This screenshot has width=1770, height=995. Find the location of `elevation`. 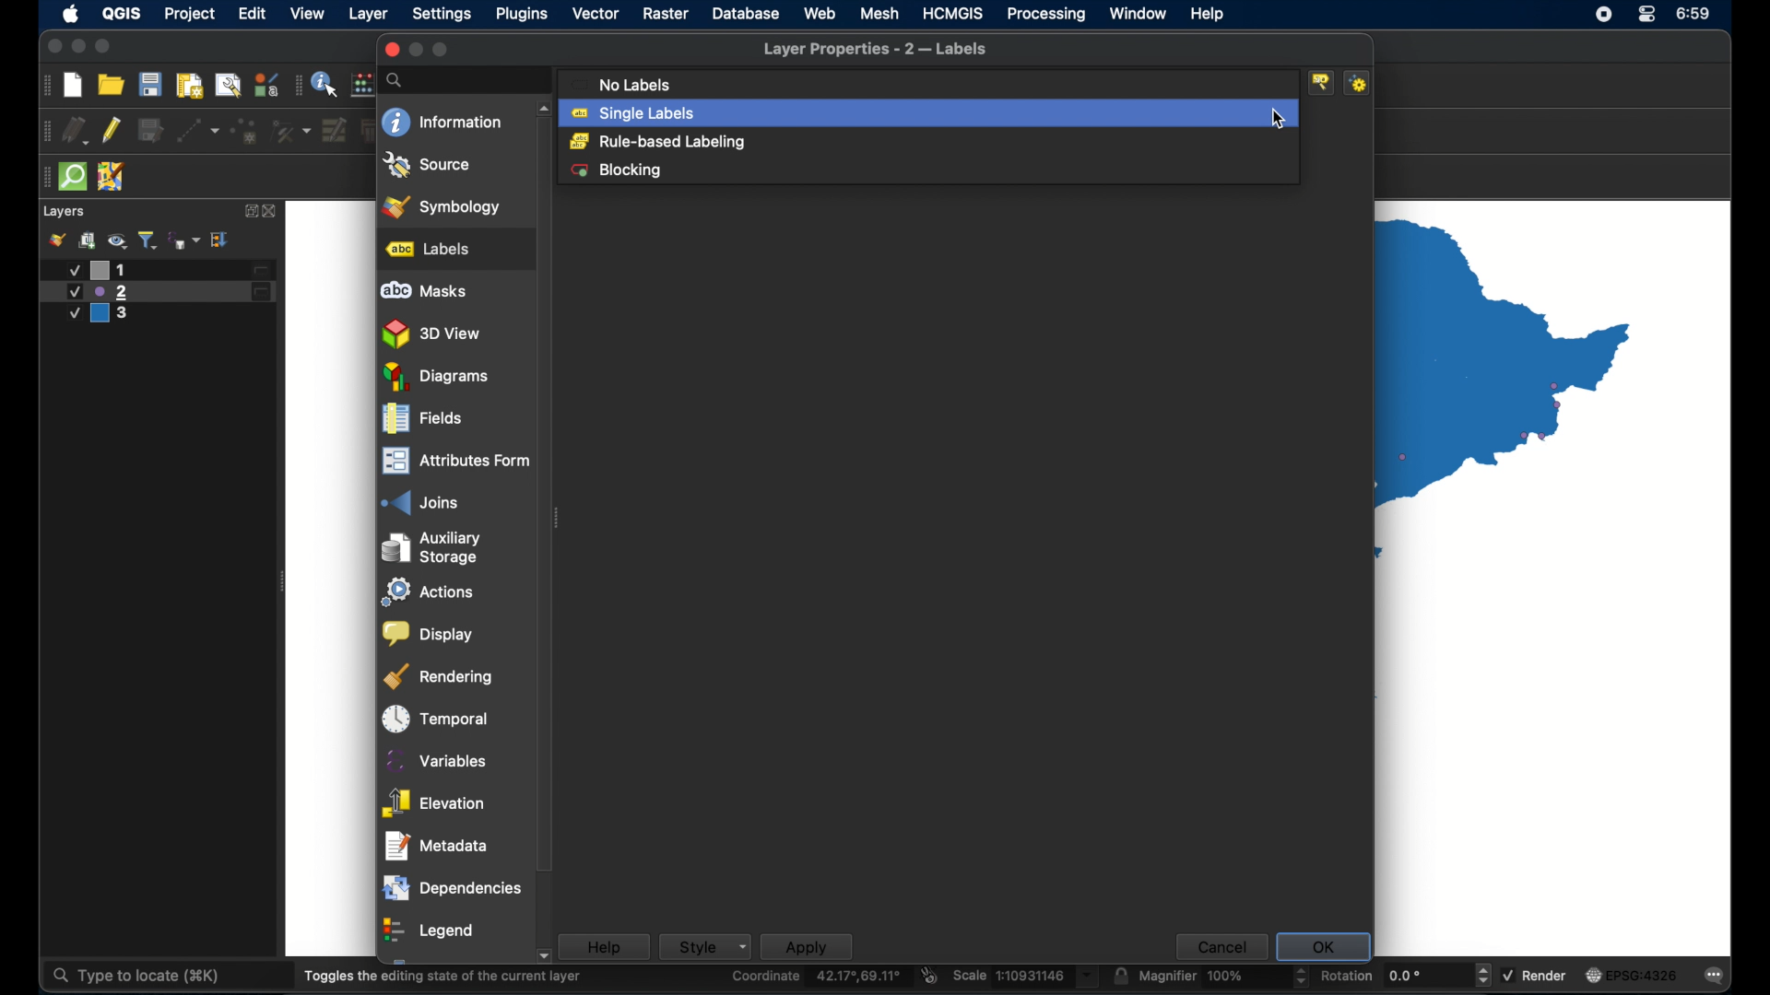

elevation is located at coordinates (434, 803).